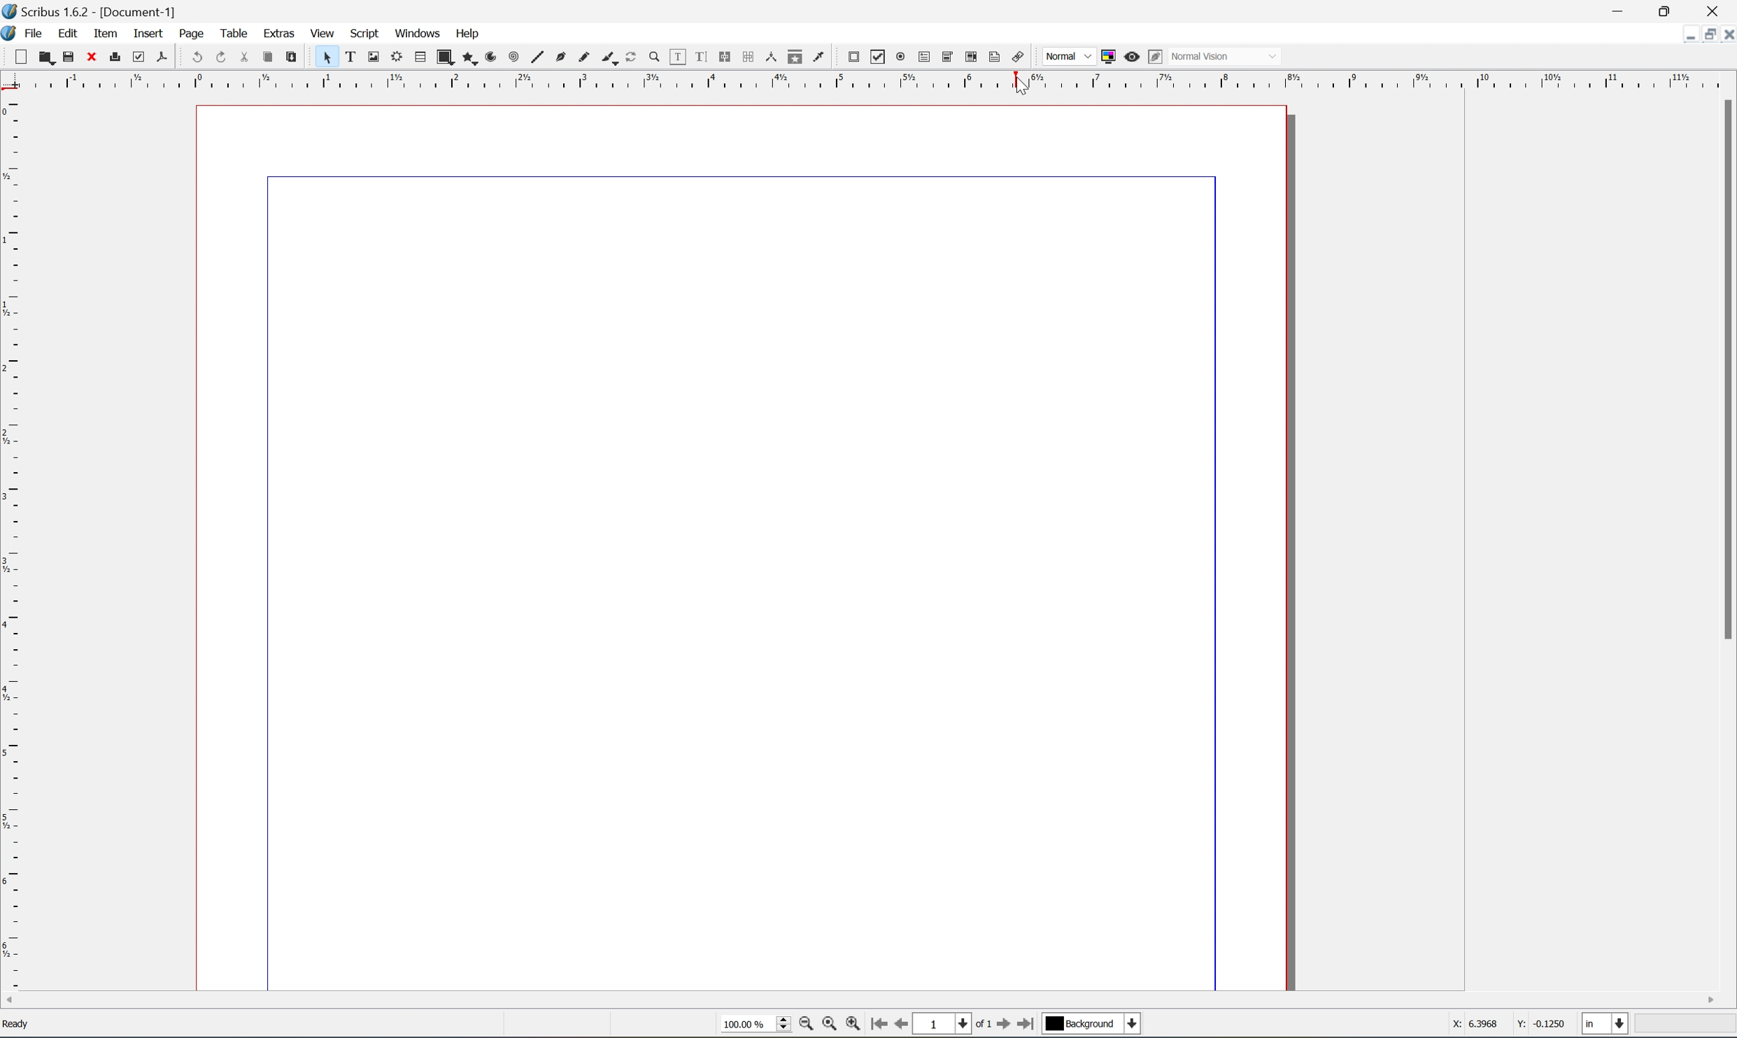 The width and height of the screenshot is (1737, 1038). Describe the element at coordinates (750, 57) in the screenshot. I see `unlink text frames` at that location.